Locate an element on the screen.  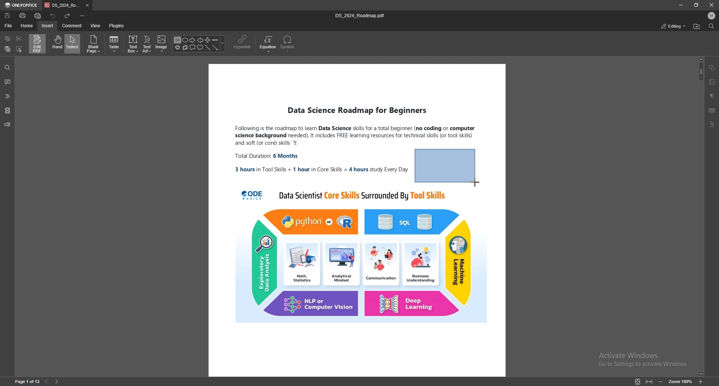
pdf is located at coordinates (298, 221).